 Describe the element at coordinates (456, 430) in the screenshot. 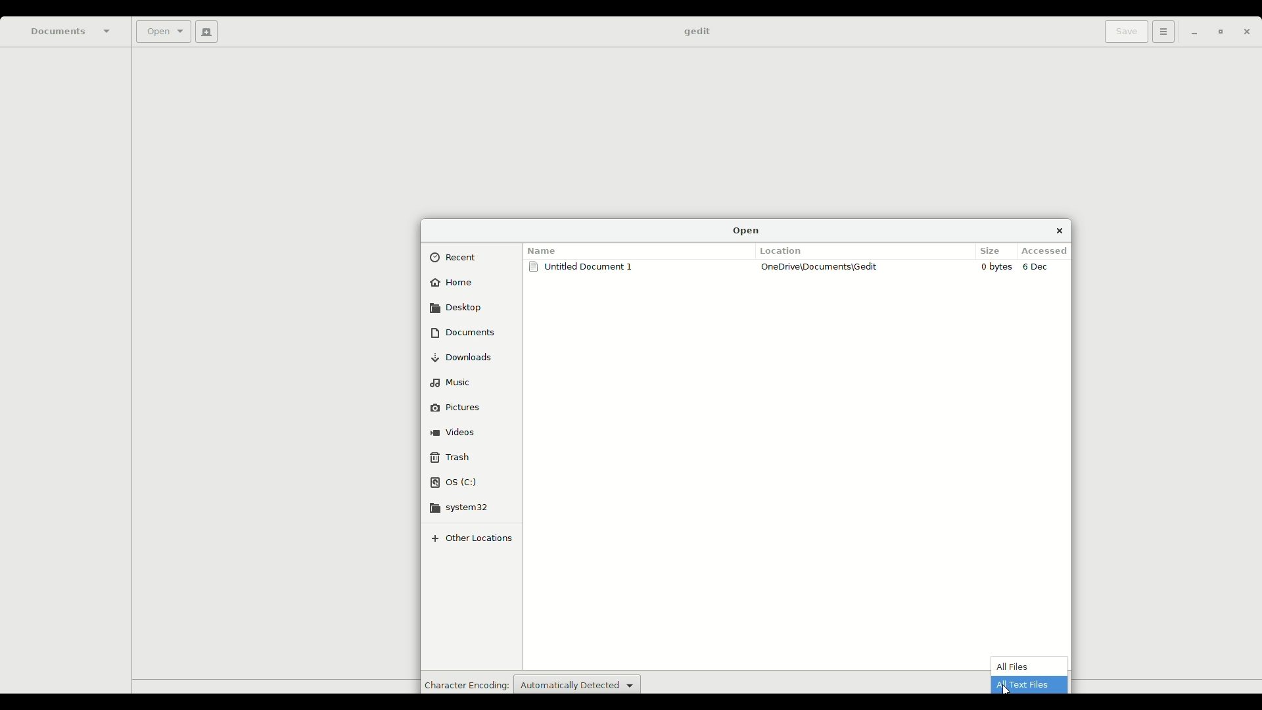

I see `Videos` at that location.